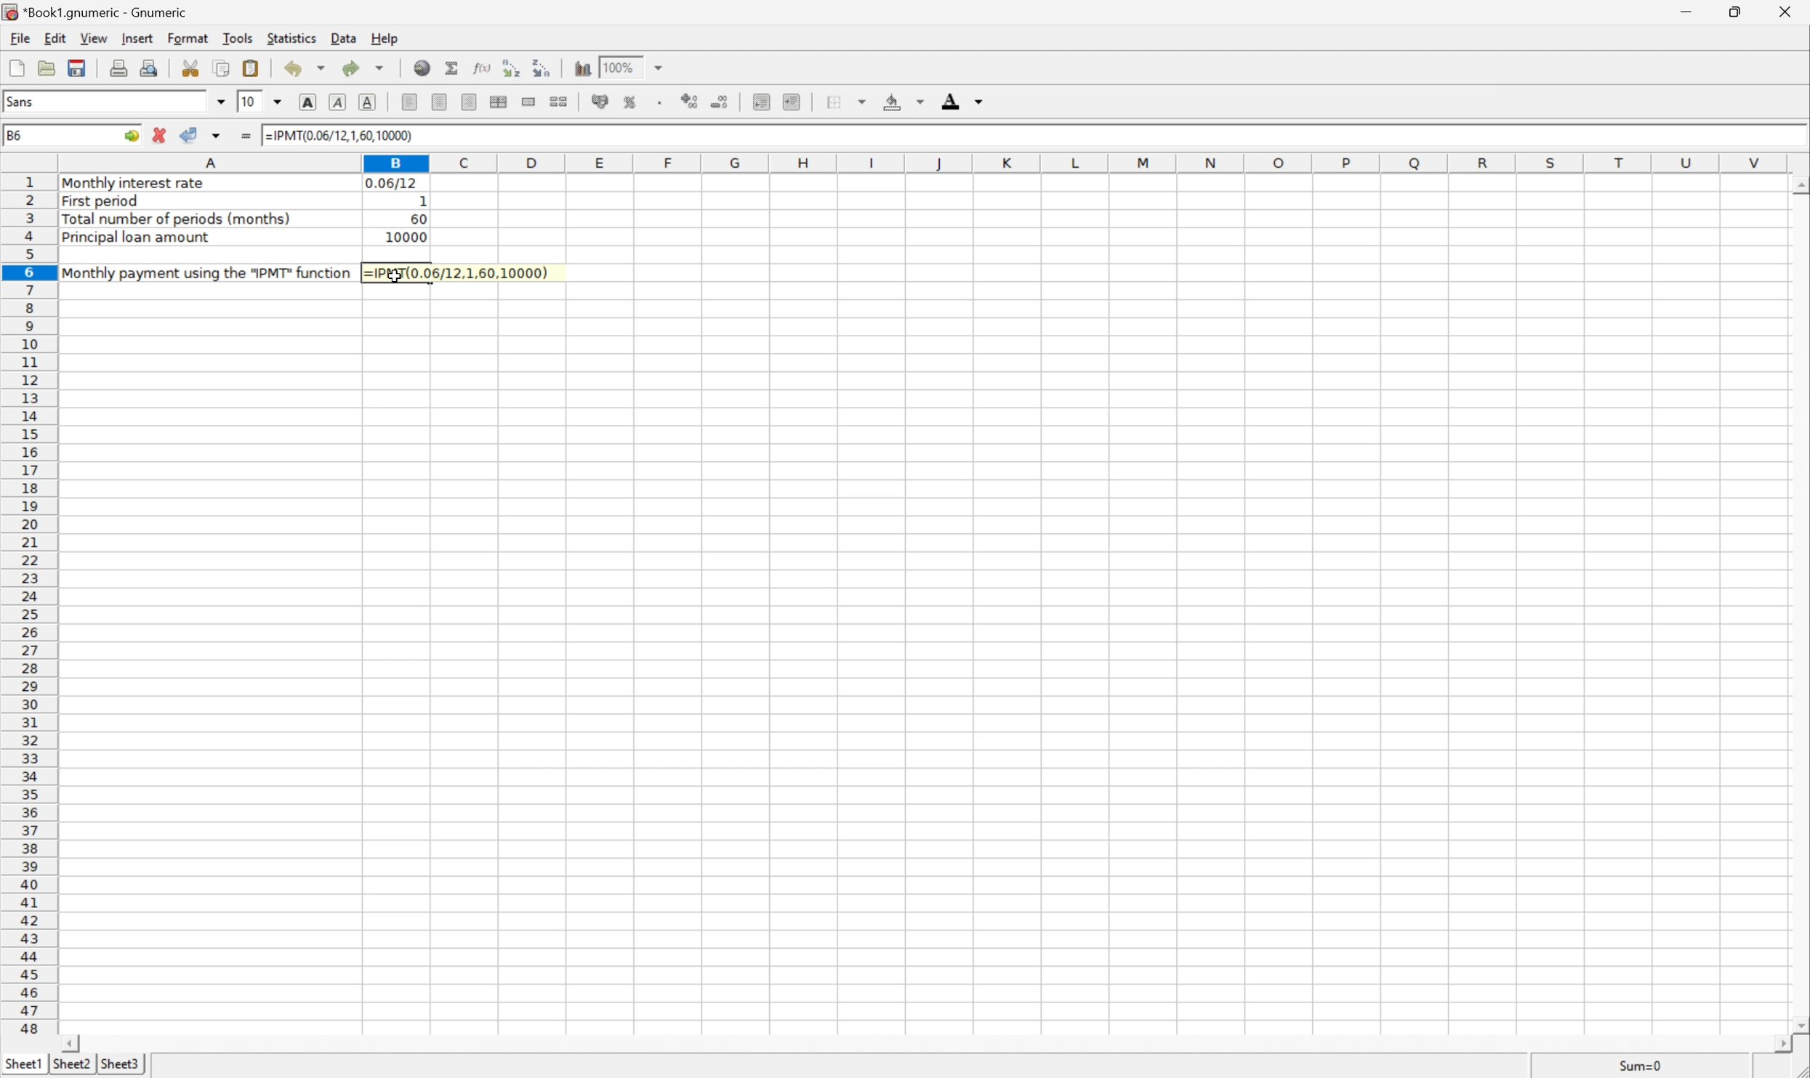 The width and height of the screenshot is (1810, 1078). What do you see at coordinates (190, 67) in the screenshot?
I see `Cut selection` at bounding box center [190, 67].